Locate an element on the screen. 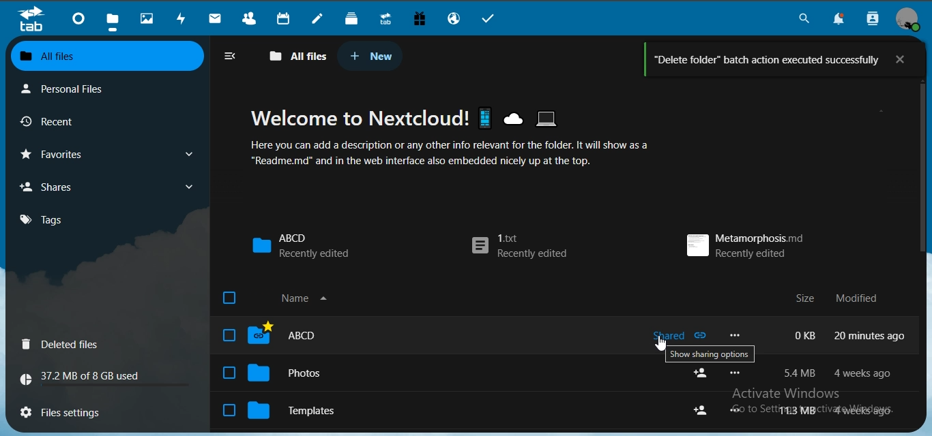 This screenshot has height=436, width=932. “Delete folder” batch action executed successfully is located at coordinates (755, 60).